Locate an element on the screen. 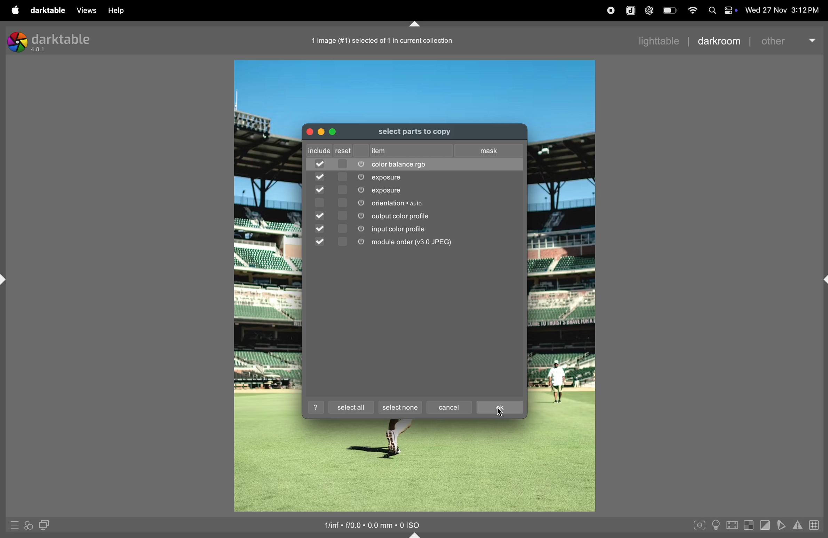  check box is located at coordinates (321, 177).